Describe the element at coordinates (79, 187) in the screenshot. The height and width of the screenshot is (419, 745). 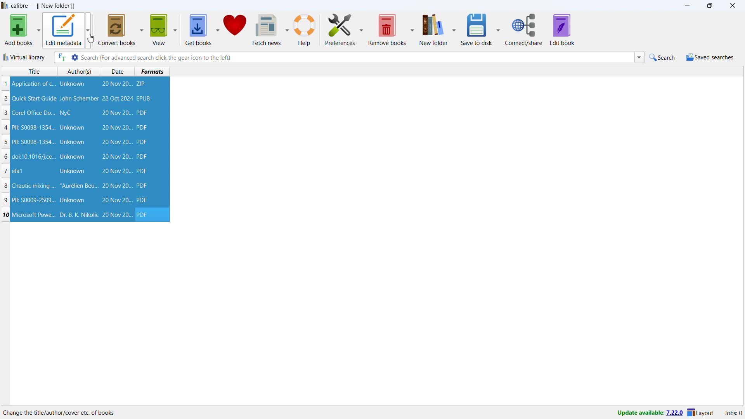
I see `"Aurelien Beu...` at that location.